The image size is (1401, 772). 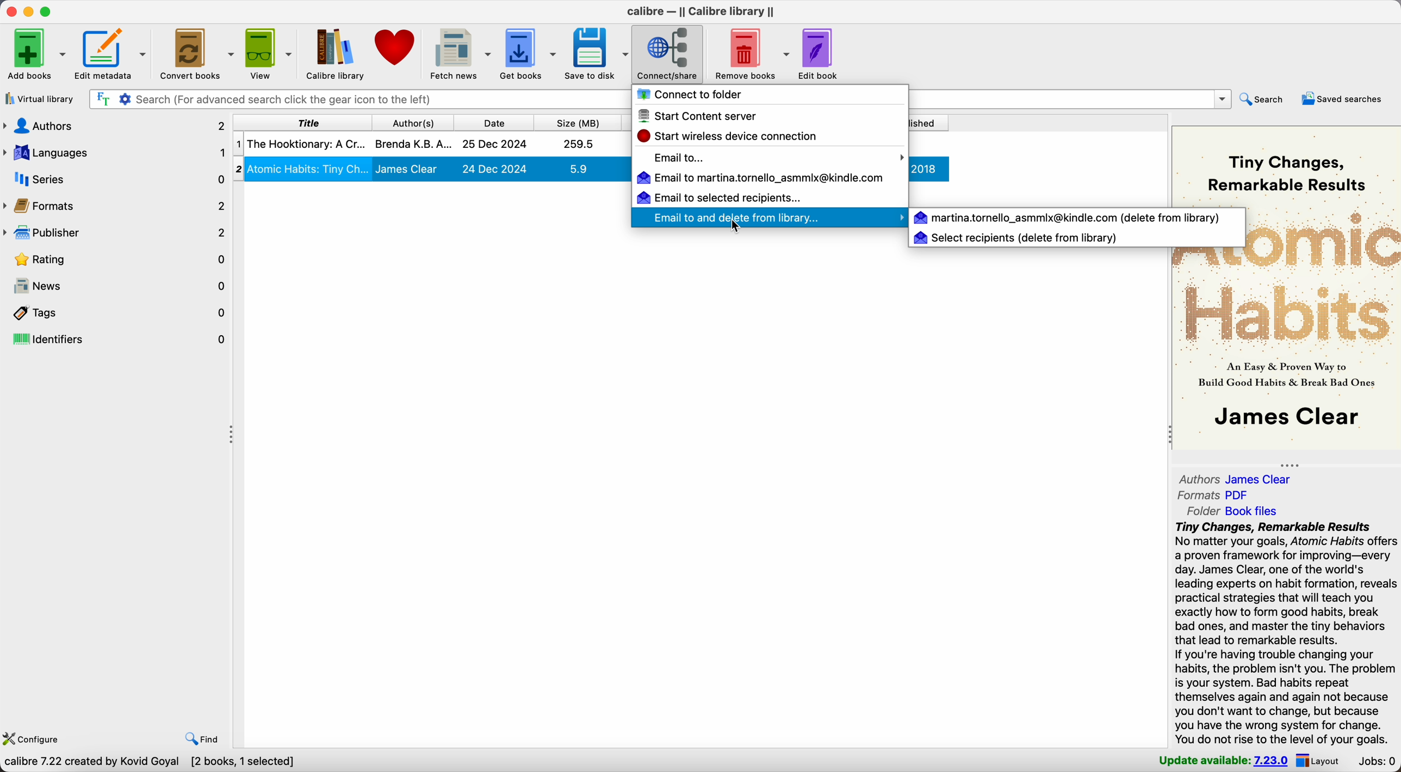 What do you see at coordinates (739, 227) in the screenshot?
I see `Cursor` at bounding box center [739, 227].